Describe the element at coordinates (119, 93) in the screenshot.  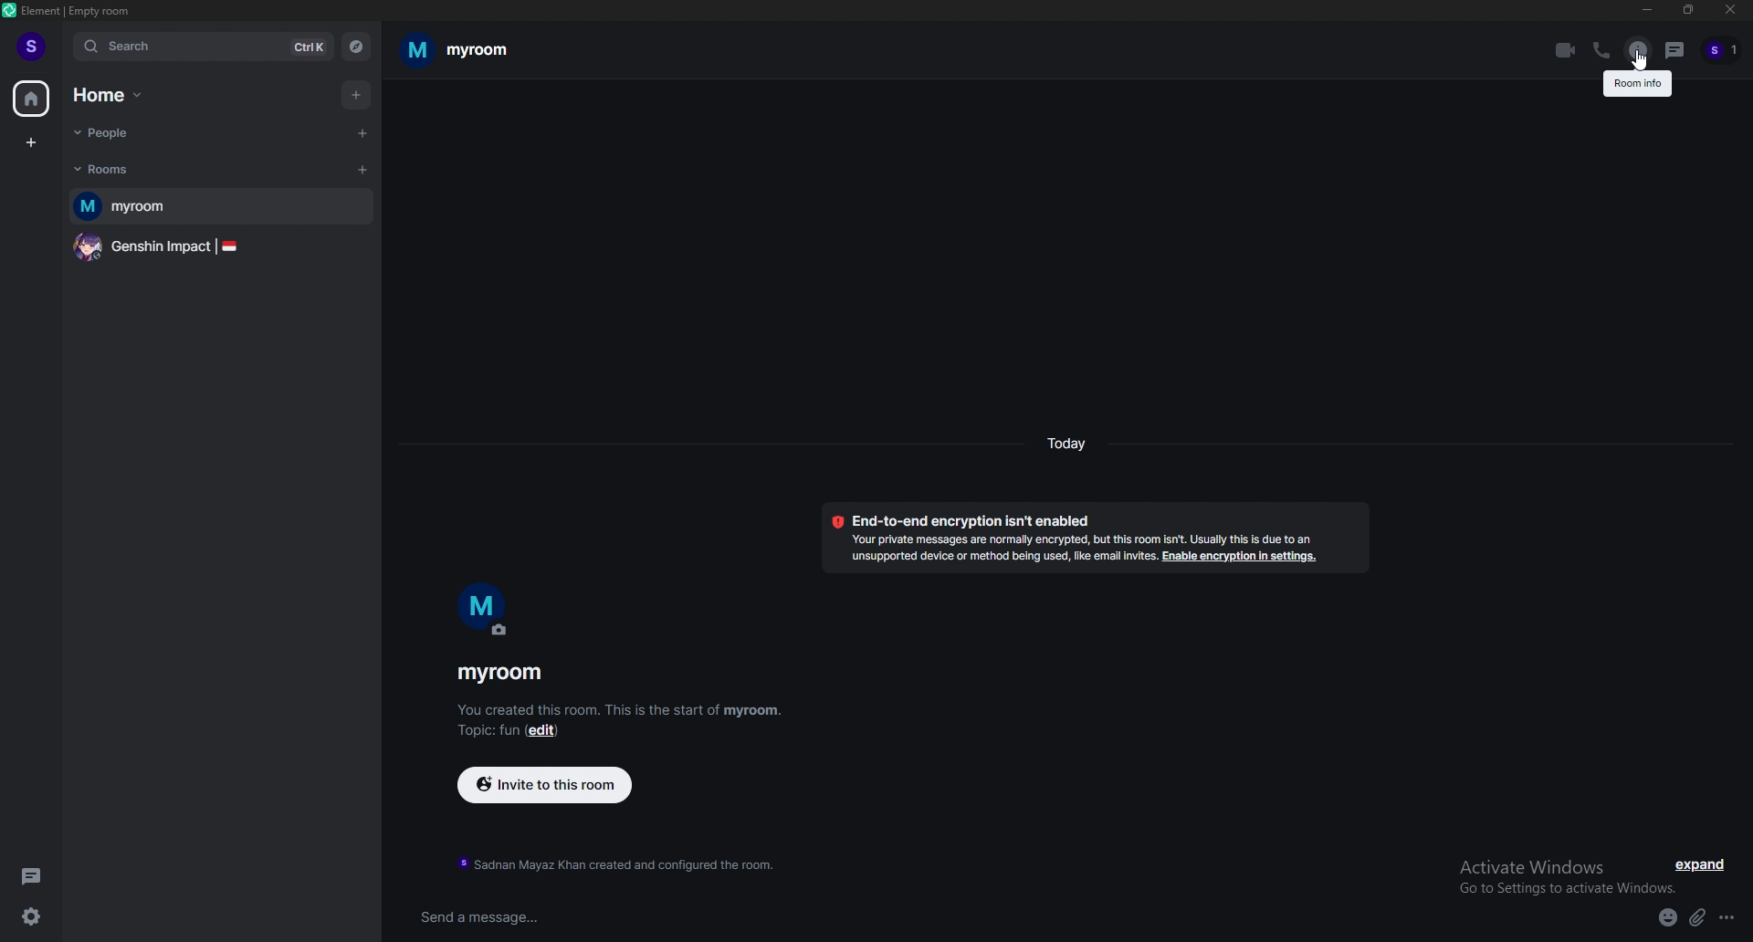
I see `home` at that location.